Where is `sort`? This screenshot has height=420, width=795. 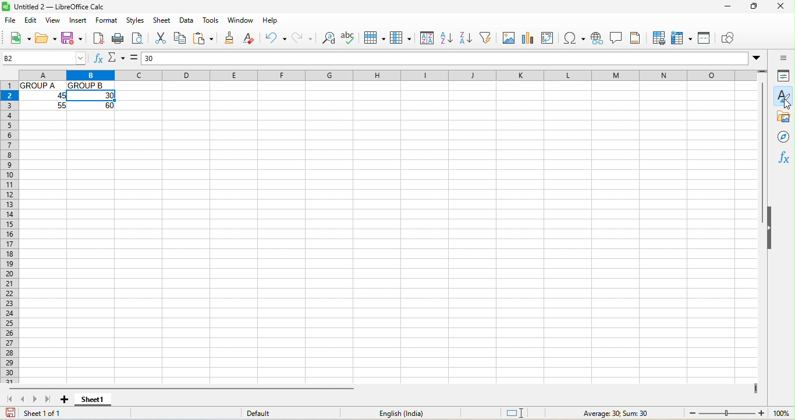 sort is located at coordinates (425, 38).